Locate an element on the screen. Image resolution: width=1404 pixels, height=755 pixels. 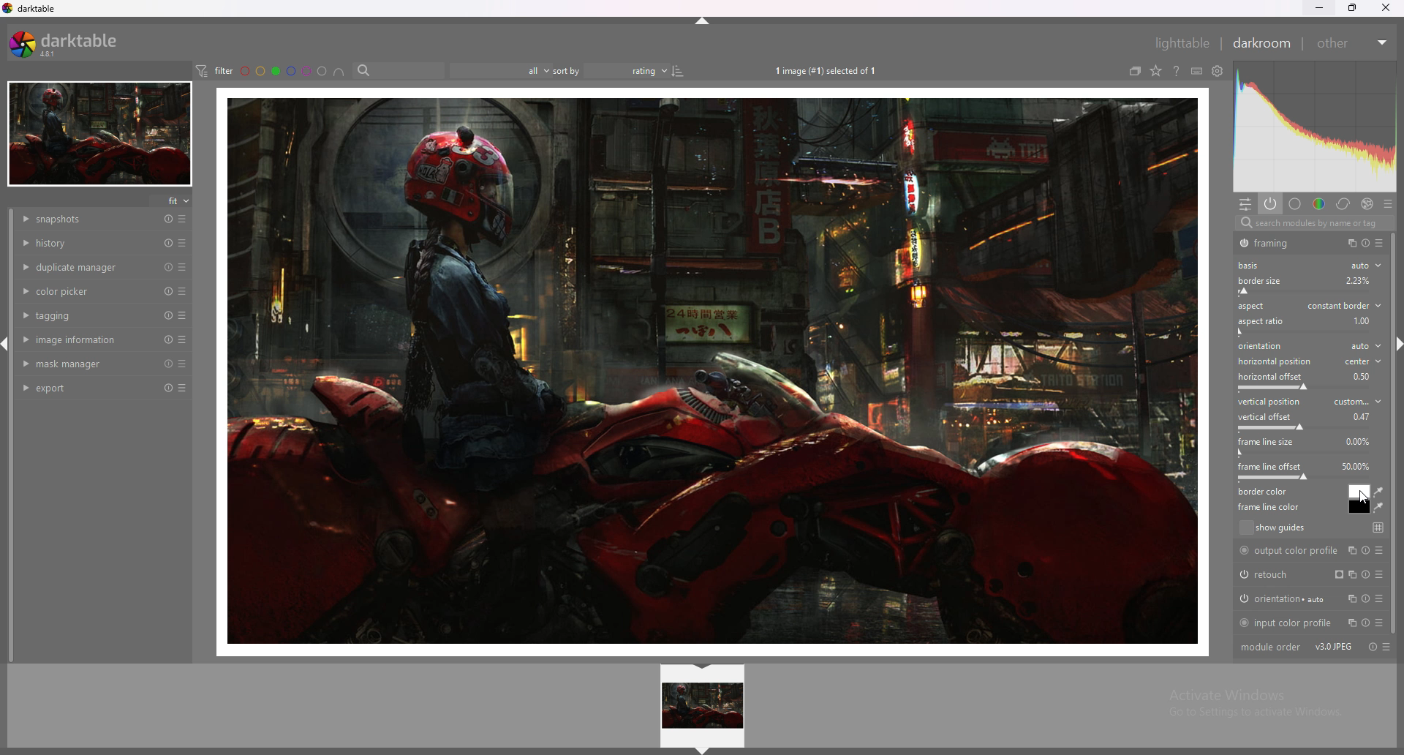
waterdrop is located at coordinates (1379, 508).